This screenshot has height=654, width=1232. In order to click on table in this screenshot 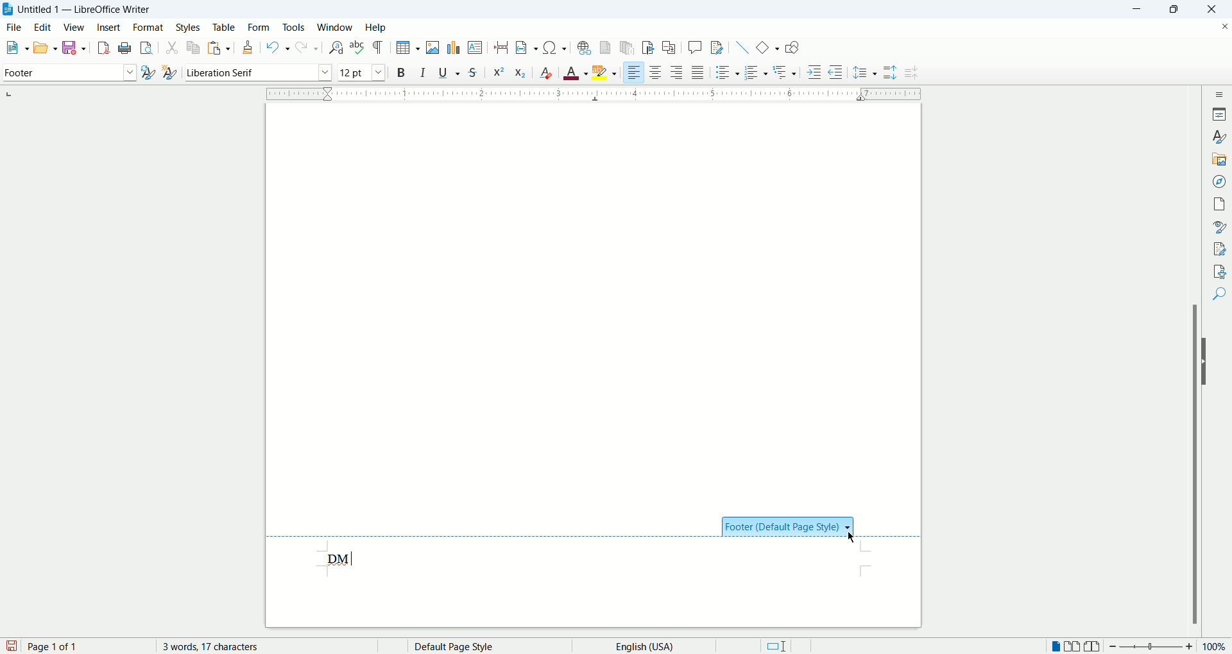, I will do `click(224, 26)`.